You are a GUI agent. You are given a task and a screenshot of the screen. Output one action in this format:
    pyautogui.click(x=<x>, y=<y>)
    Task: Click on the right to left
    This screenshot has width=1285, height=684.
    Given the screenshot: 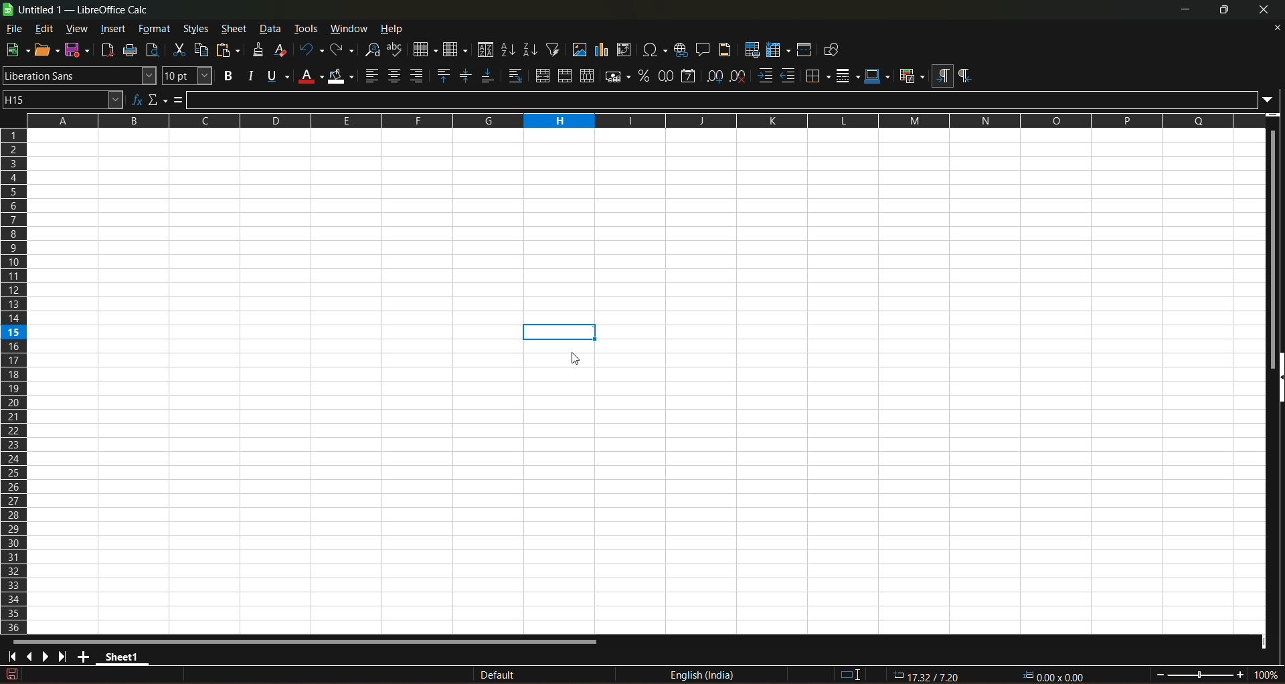 What is the action you would take?
    pyautogui.click(x=964, y=76)
    